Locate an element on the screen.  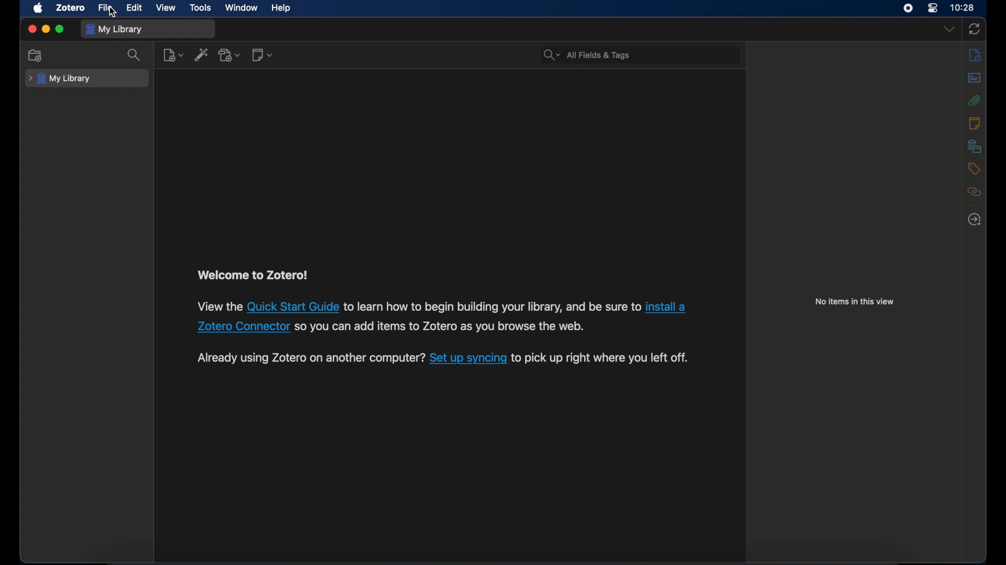
link is located at coordinates (493, 308).